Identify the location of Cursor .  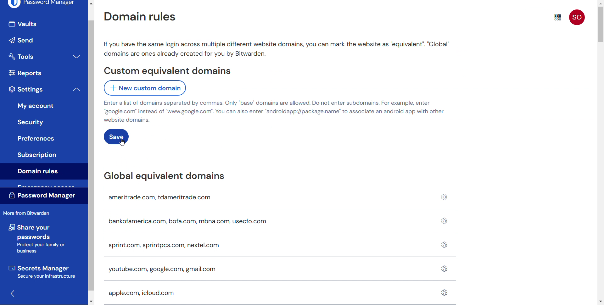
(122, 142).